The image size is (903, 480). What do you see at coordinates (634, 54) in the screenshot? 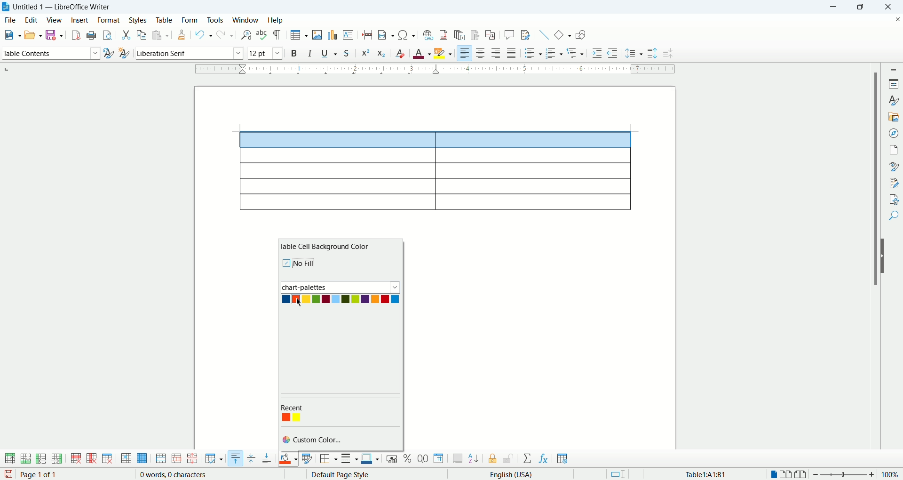
I see `set line spacing` at bounding box center [634, 54].